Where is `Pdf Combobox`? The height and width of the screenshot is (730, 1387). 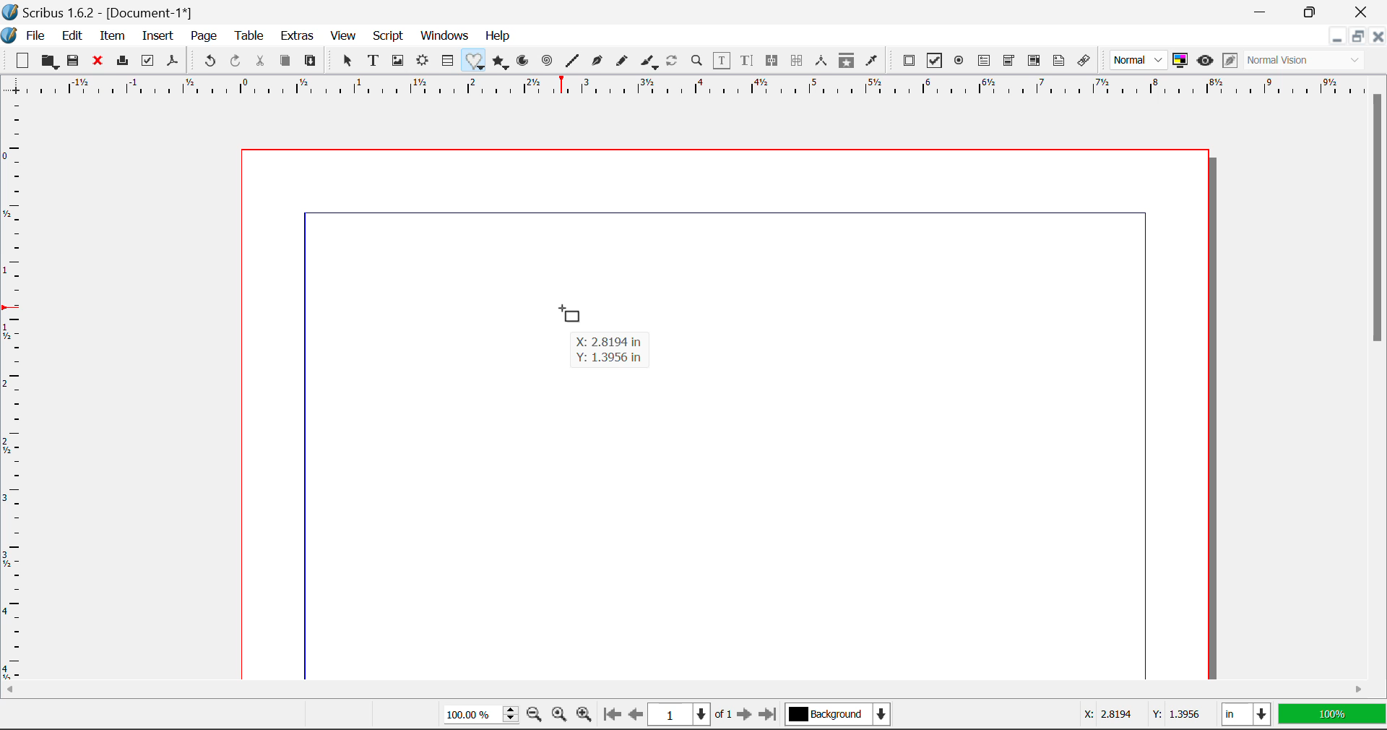 Pdf Combobox is located at coordinates (1010, 62).